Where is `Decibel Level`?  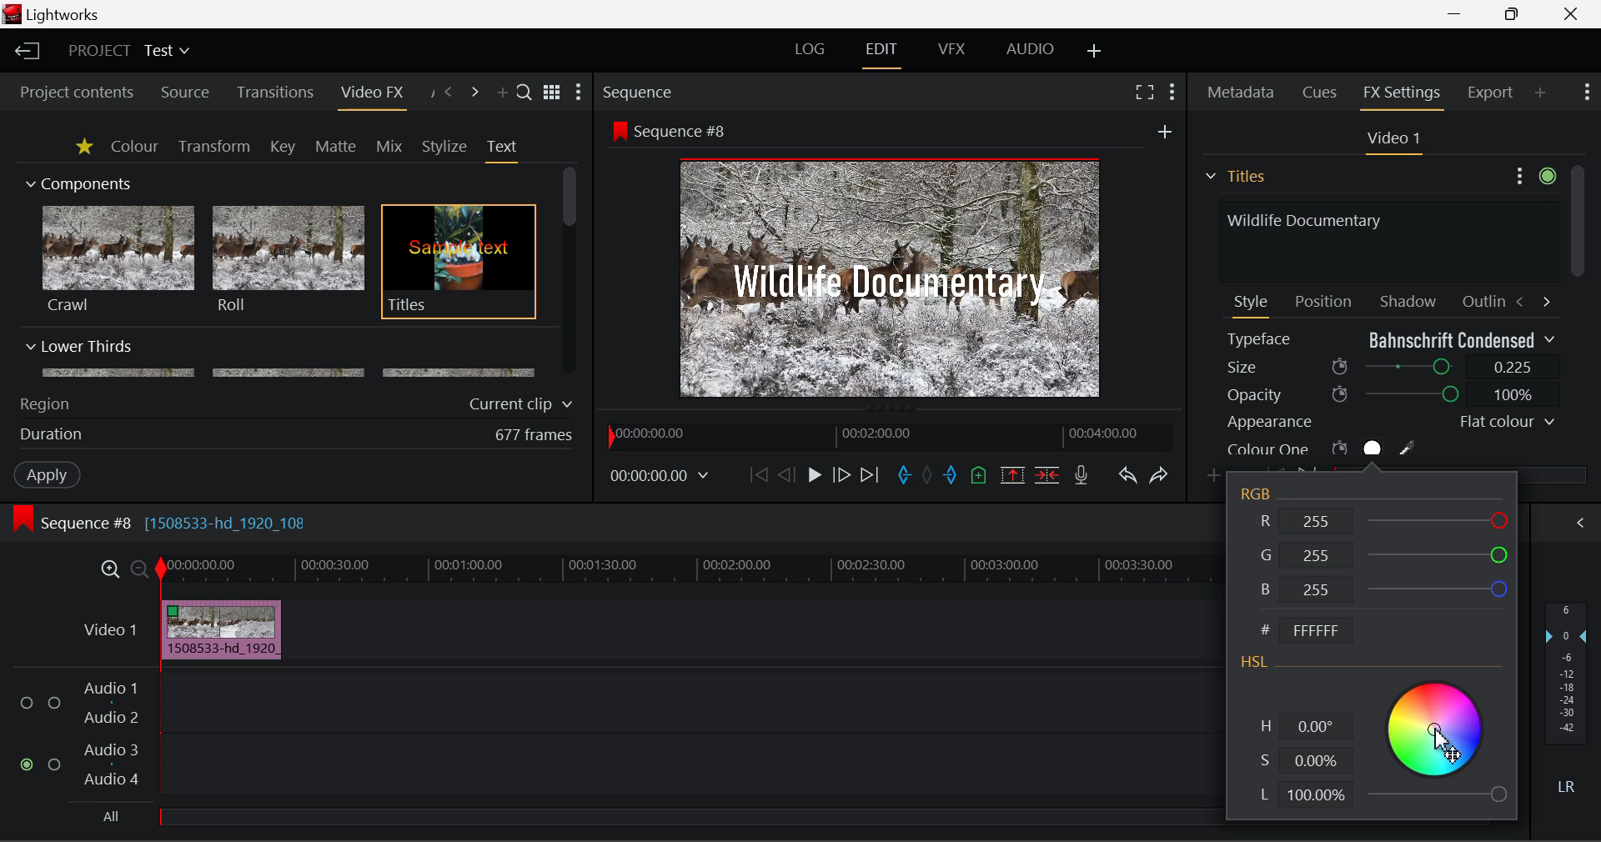
Decibel Level is located at coordinates (1568, 702).